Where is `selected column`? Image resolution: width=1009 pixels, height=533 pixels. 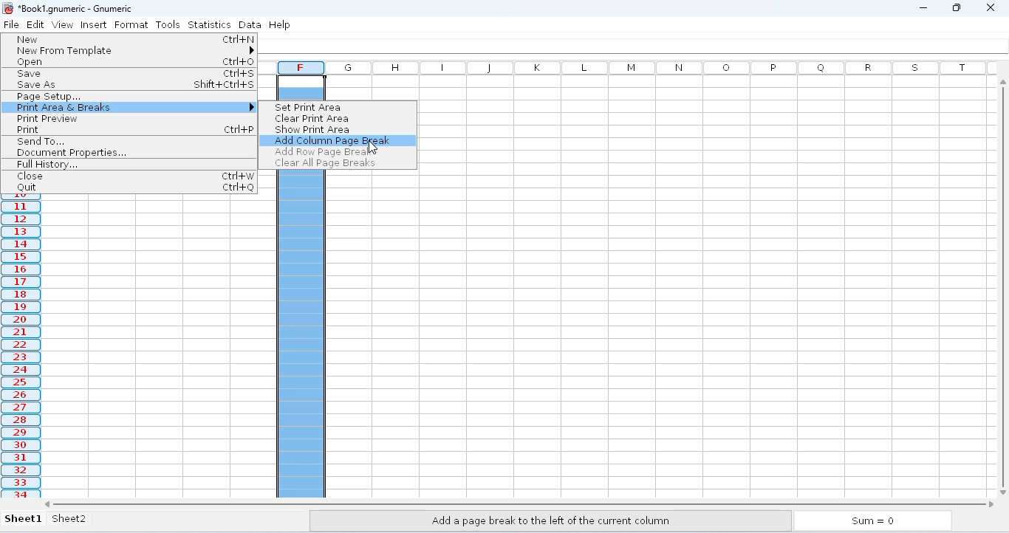 selected column is located at coordinates (22, 350).